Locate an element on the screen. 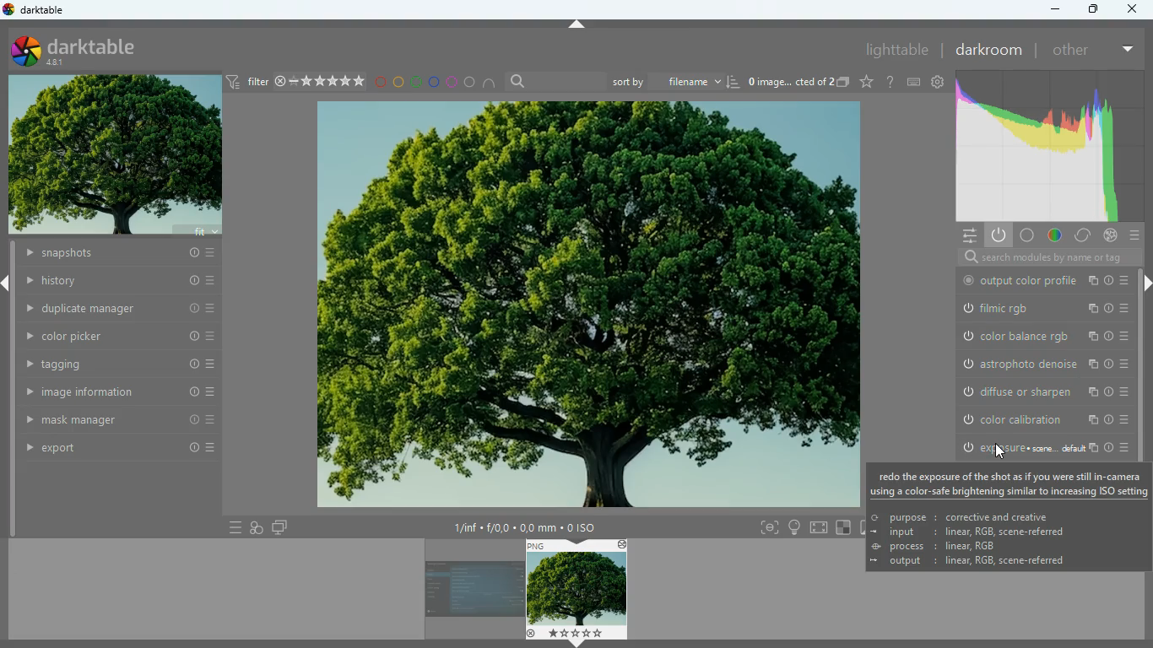  effects is located at coordinates (1111, 235).